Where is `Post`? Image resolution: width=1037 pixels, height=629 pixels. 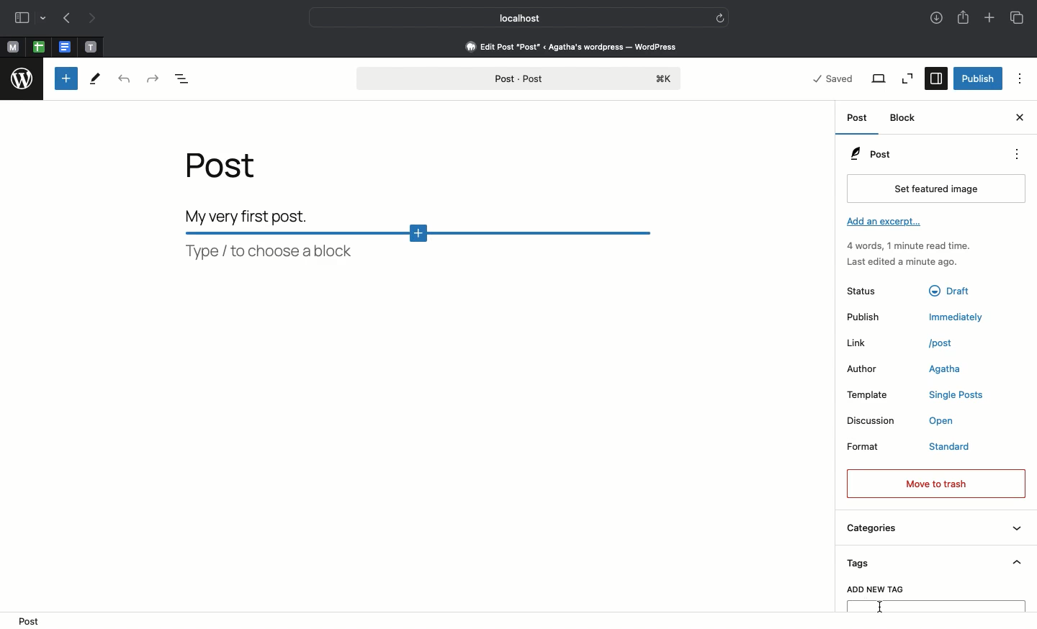 Post is located at coordinates (222, 166).